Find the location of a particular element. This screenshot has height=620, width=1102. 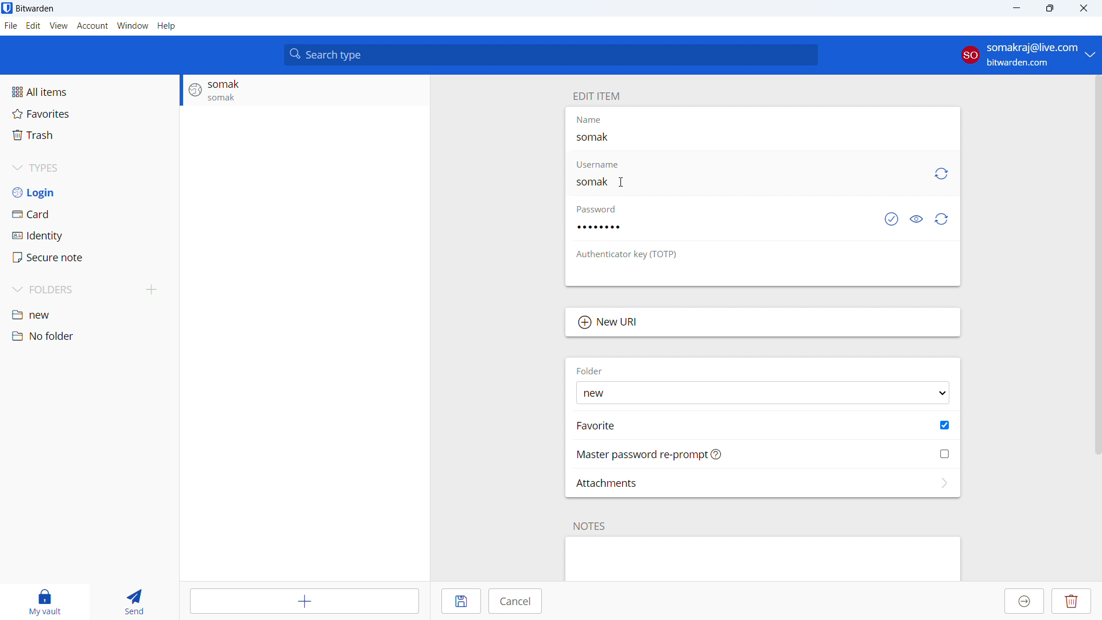

send is located at coordinates (142, 602).